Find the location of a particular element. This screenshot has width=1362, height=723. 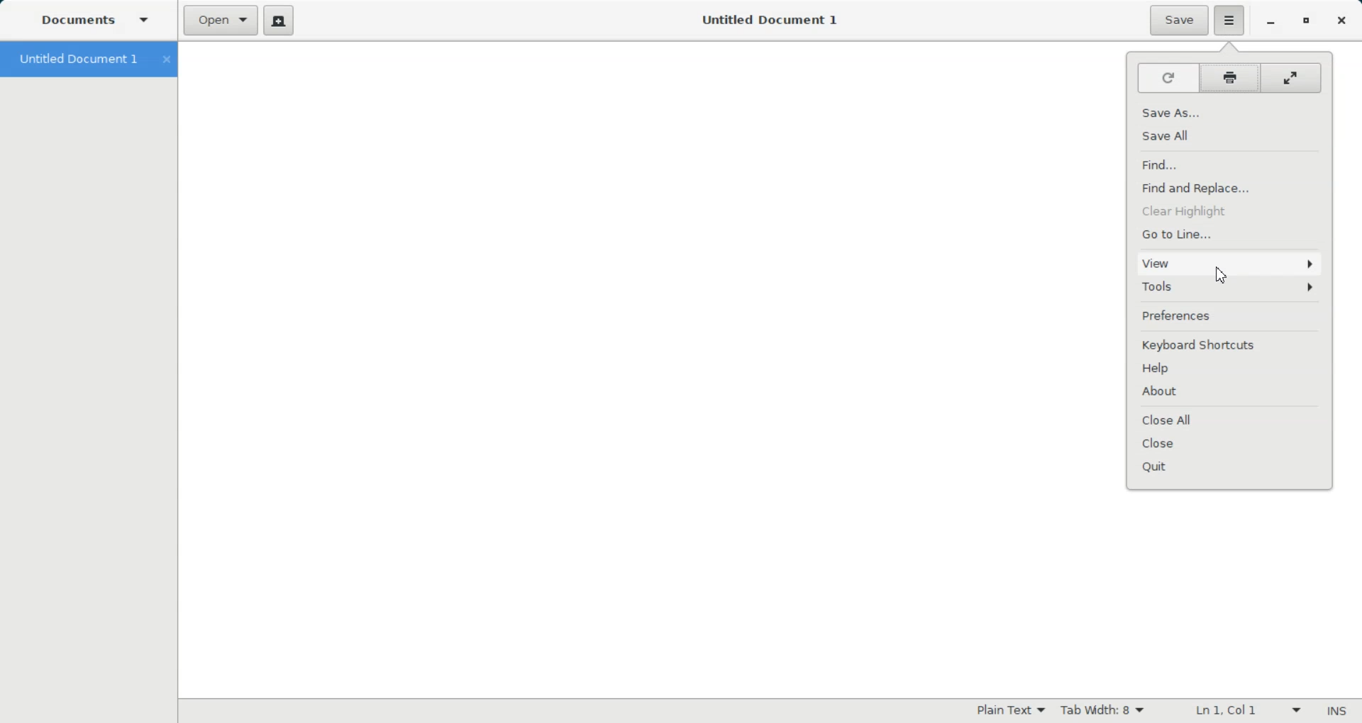

Save All is located at coordinates (1227, 135).